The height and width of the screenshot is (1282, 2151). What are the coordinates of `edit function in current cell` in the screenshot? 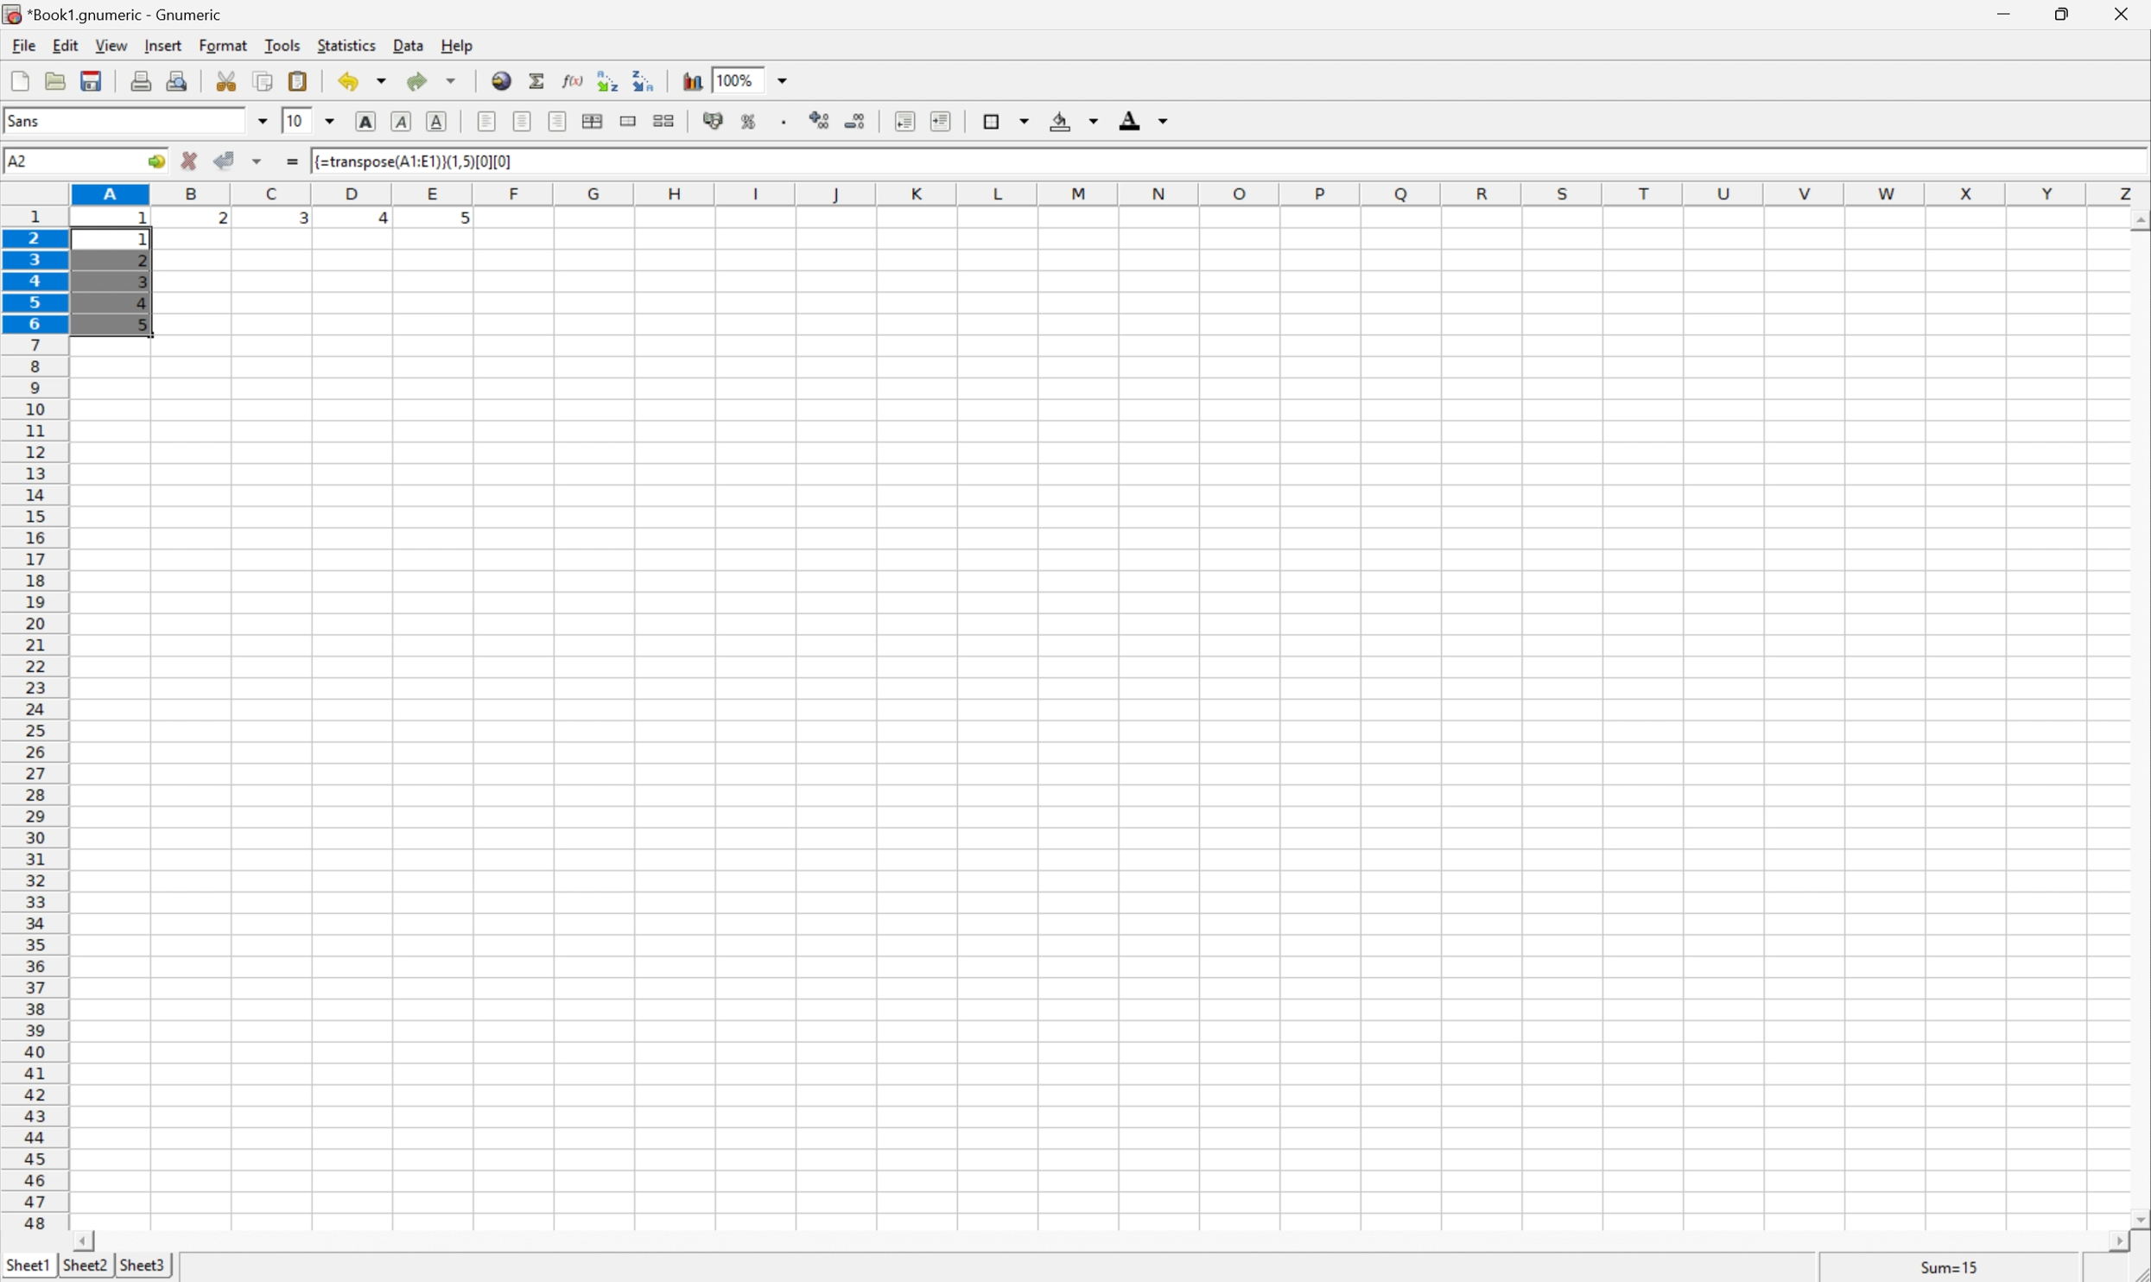 It's located at (574, 82).